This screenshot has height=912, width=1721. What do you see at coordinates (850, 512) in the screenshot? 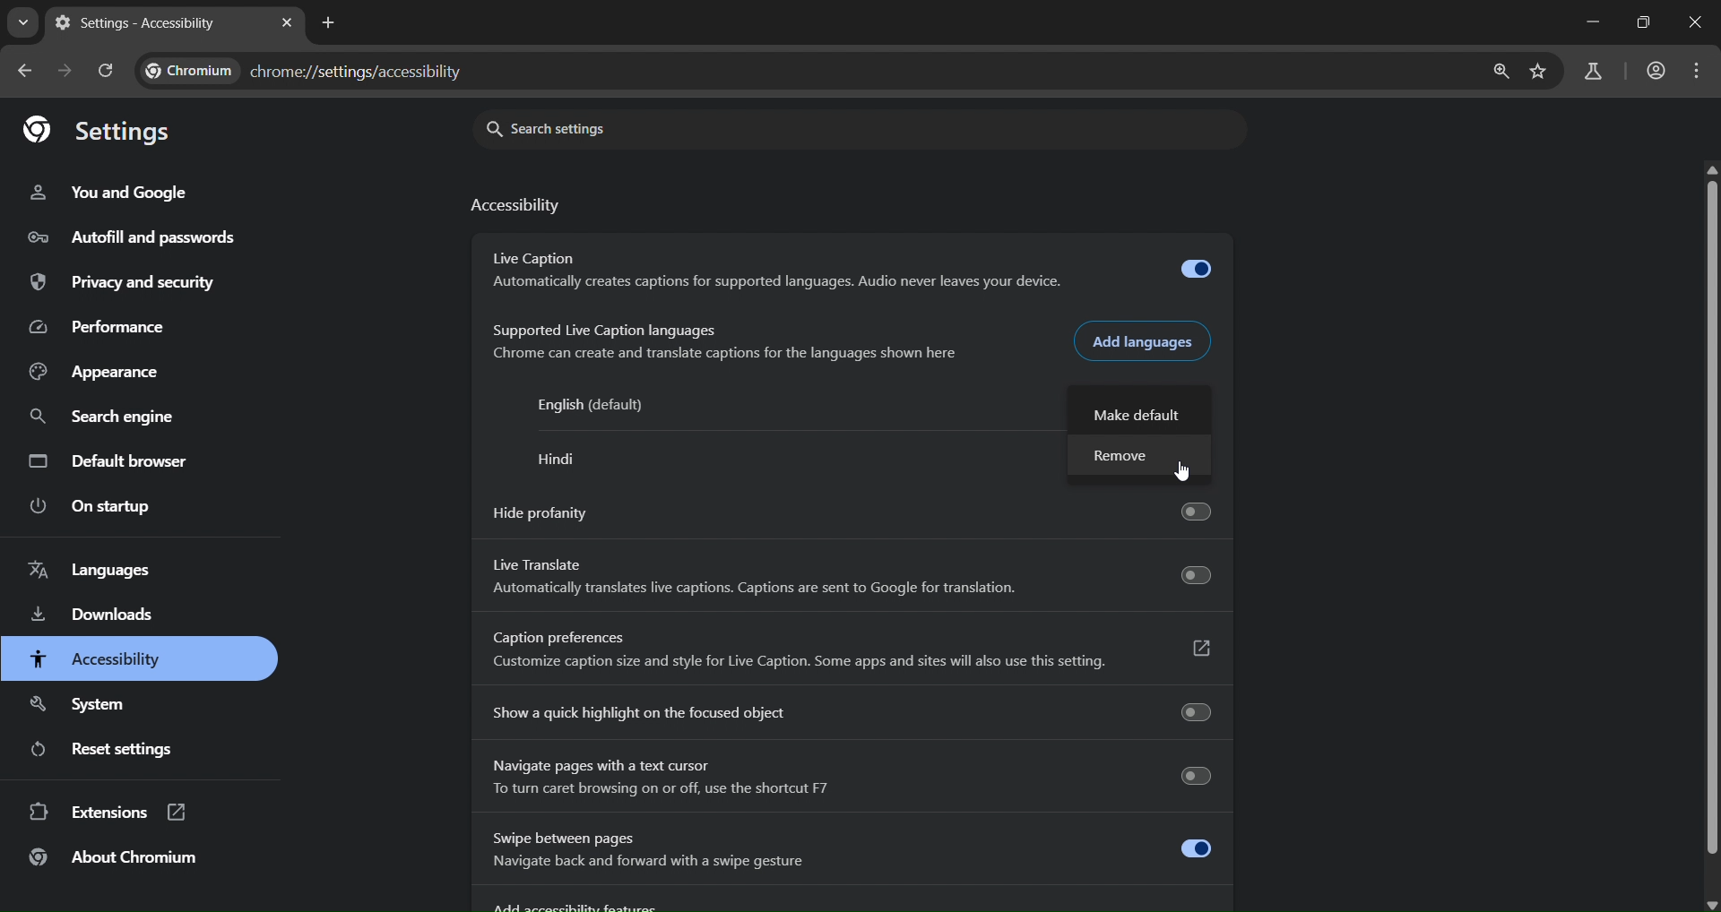
I see `hide profanity` at bounding box center [850, 512].